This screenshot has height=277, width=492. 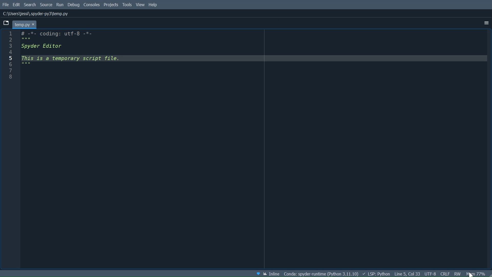 I want to click on Search, so click(x=30, y=5).